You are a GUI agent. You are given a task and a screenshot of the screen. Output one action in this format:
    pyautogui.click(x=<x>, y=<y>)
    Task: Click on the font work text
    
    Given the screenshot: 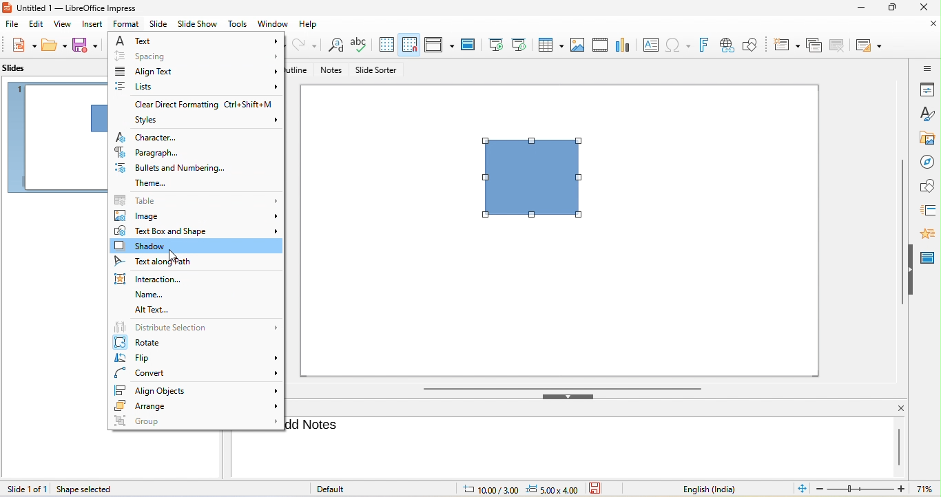 What is the action you would take?
    pyautogui.click(x=707, y=46)
    